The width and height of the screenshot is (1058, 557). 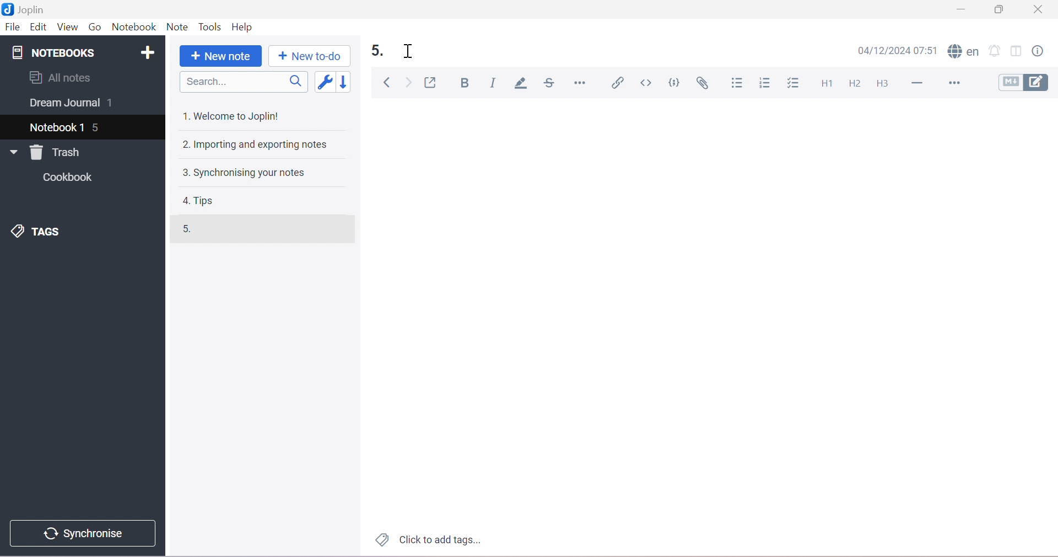 What do you see at coordinates (27, 9) in the screenshot?
I see `Joplin` at bounding box center [27, 9].